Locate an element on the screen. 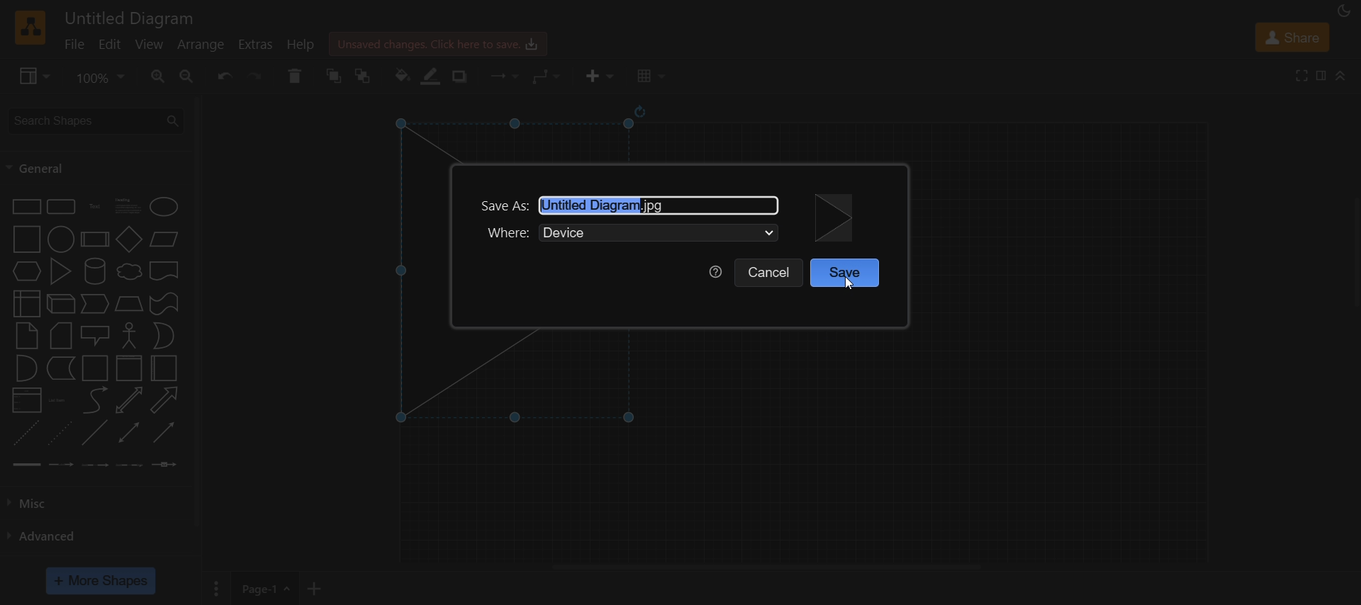  save as is located at coordinates (634, 201).